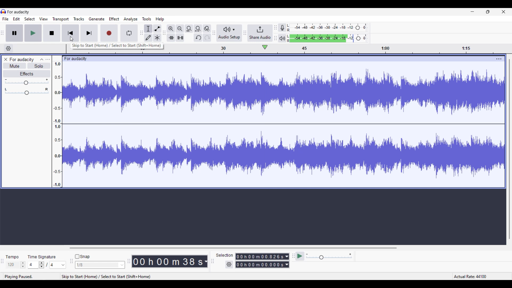 This screenshot has height=288, width=512. What do you see at coordinates (160, 19) in the screenshot?
I see `Help menu` at bounding box center [160, 19].